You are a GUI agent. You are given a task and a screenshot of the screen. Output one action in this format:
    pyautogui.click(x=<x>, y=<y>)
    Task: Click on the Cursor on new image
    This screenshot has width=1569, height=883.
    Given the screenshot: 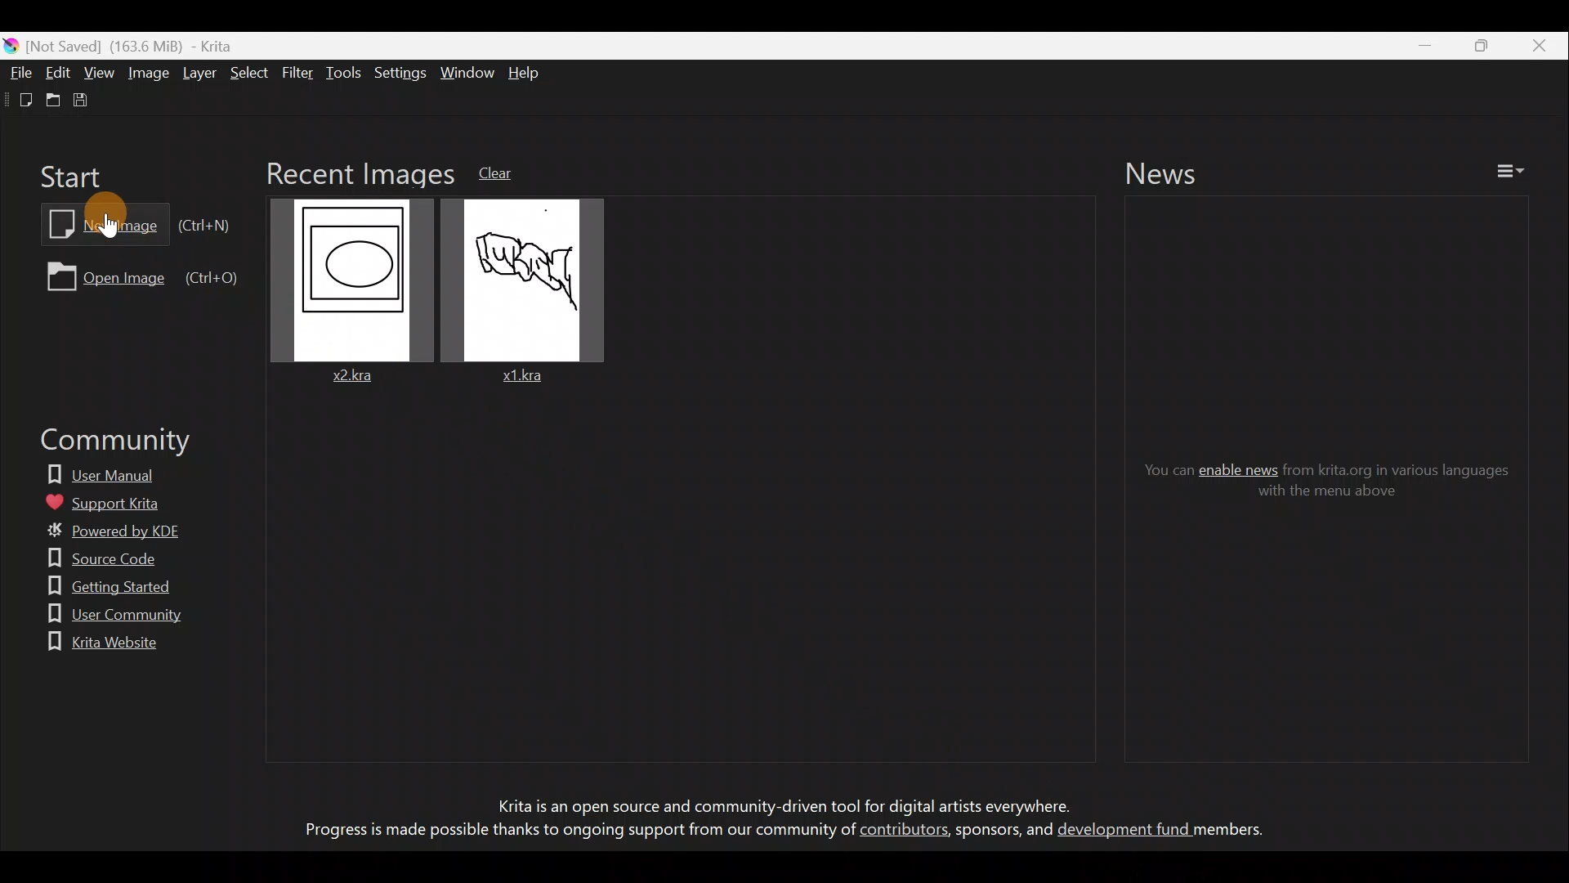 What is the action you would take?
    pyautogui.click(x=118, y=221)
    